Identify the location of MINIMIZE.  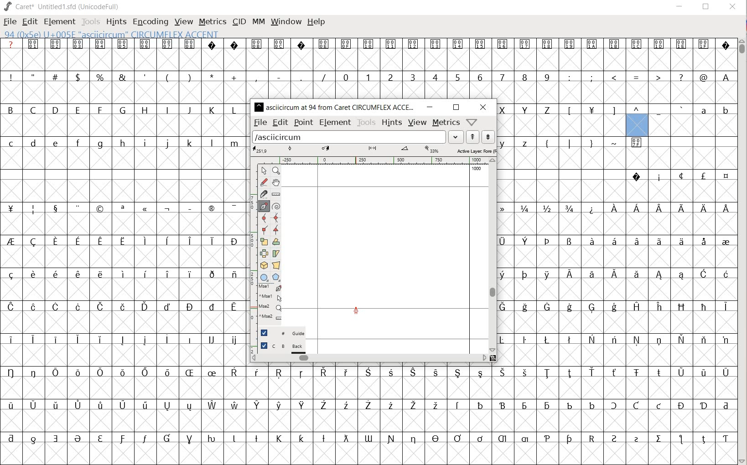
(680, 6).